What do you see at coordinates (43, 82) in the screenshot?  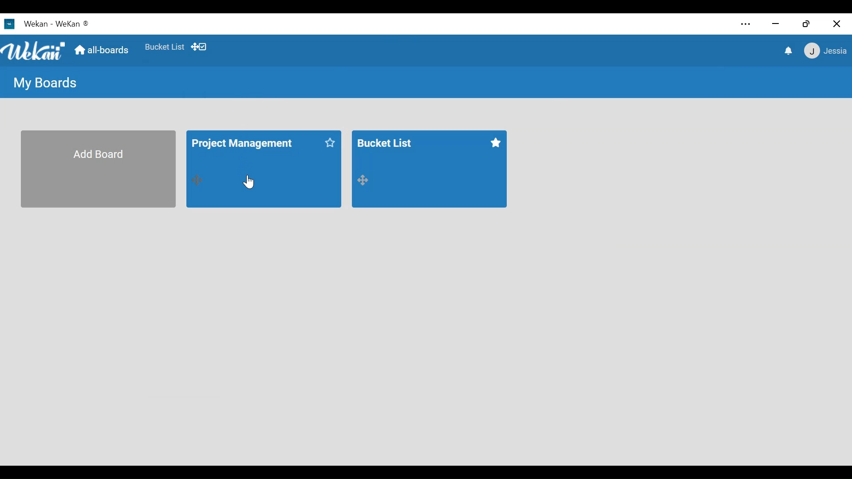 I see `My Boards` at bounding box center [43, 82].